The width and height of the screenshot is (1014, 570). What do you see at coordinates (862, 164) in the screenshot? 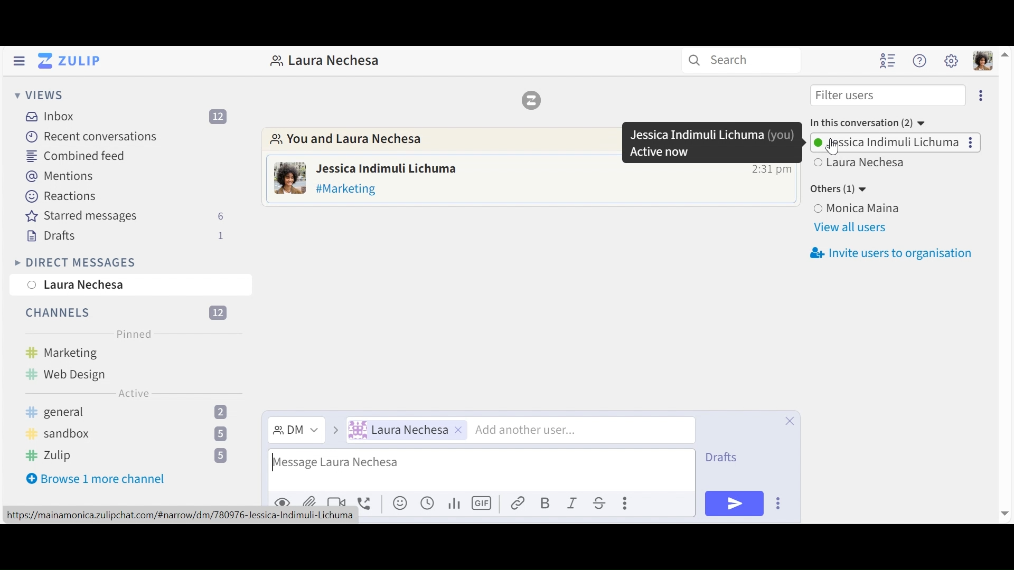
I see `user 2` at bounding box center [862, 164].